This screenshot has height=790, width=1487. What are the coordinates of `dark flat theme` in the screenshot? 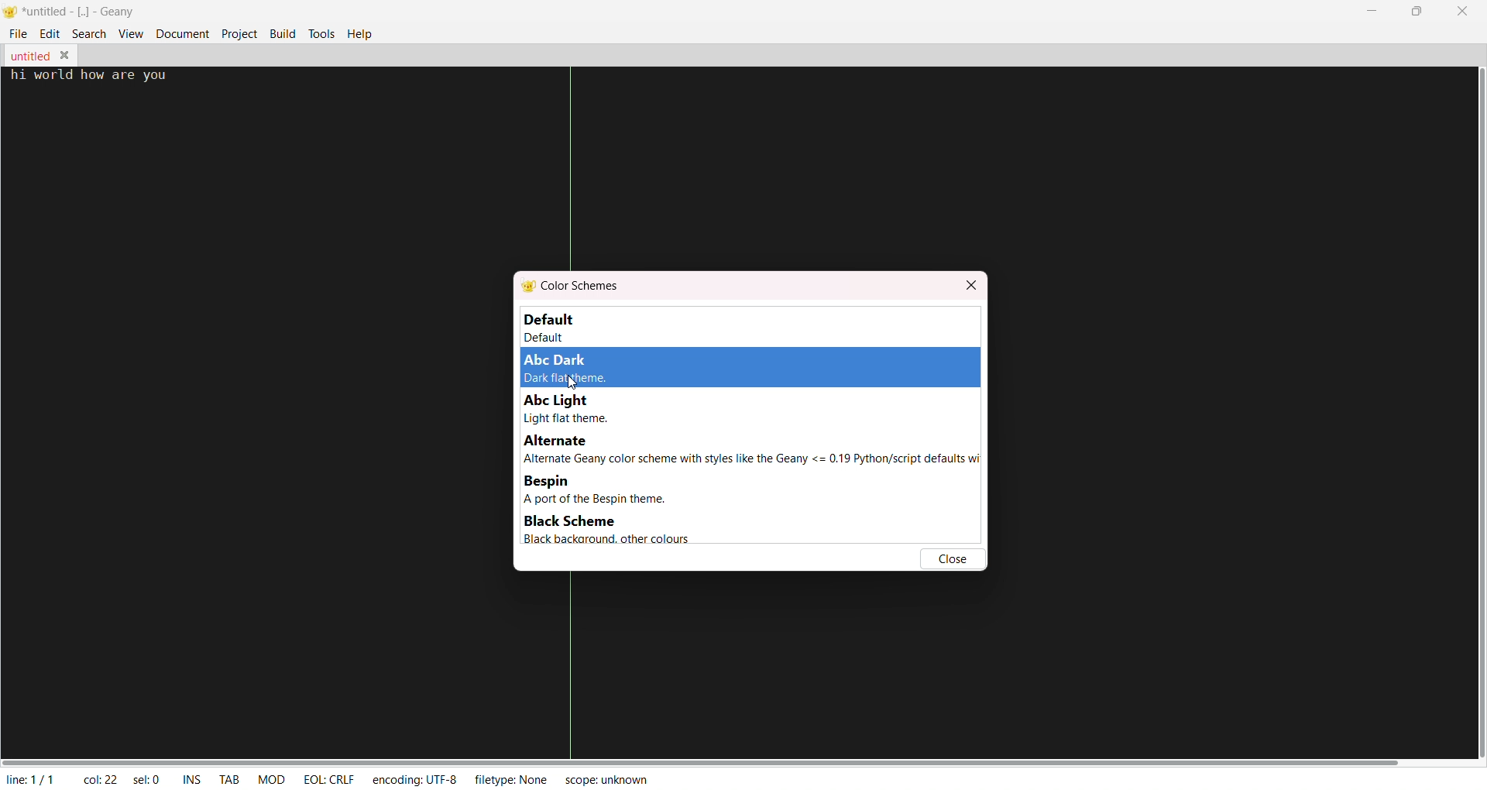 It's located at (564, 379).